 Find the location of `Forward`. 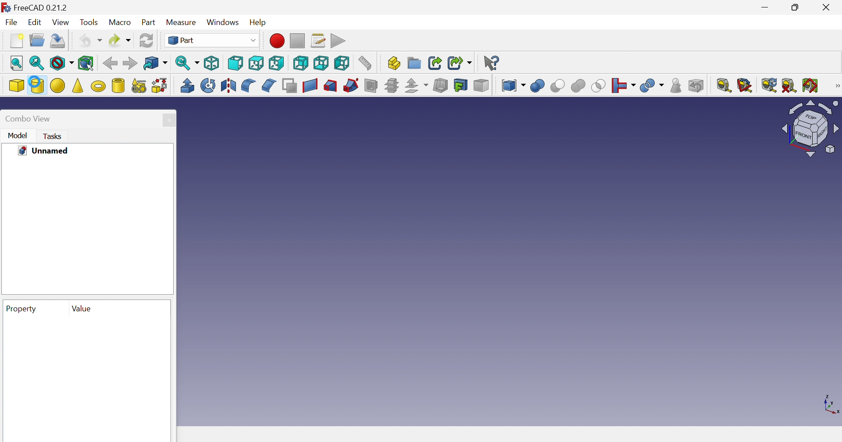

Forward is located at coordinates (129, 63).